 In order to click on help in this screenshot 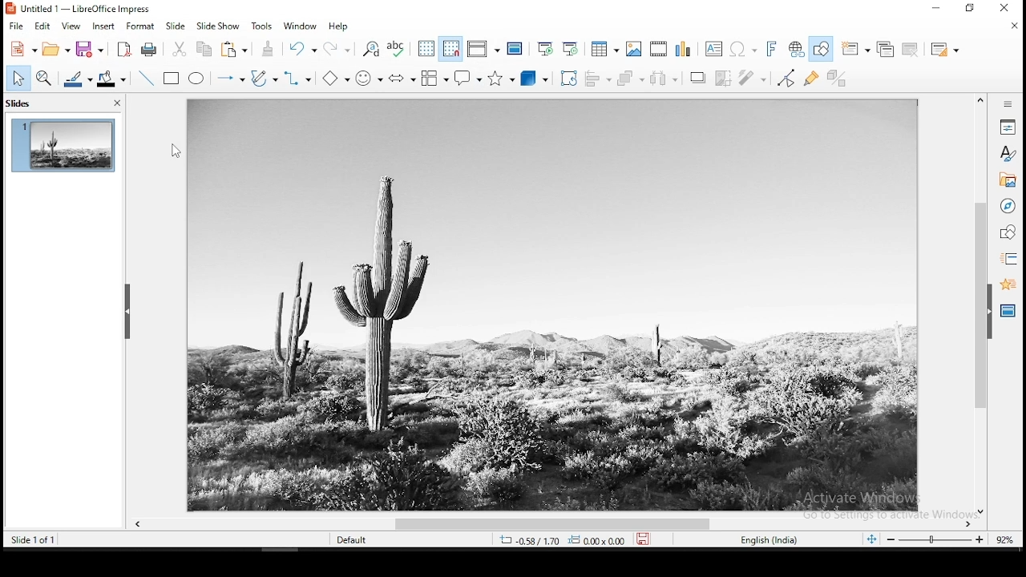, I will do `click(340, 29)`.